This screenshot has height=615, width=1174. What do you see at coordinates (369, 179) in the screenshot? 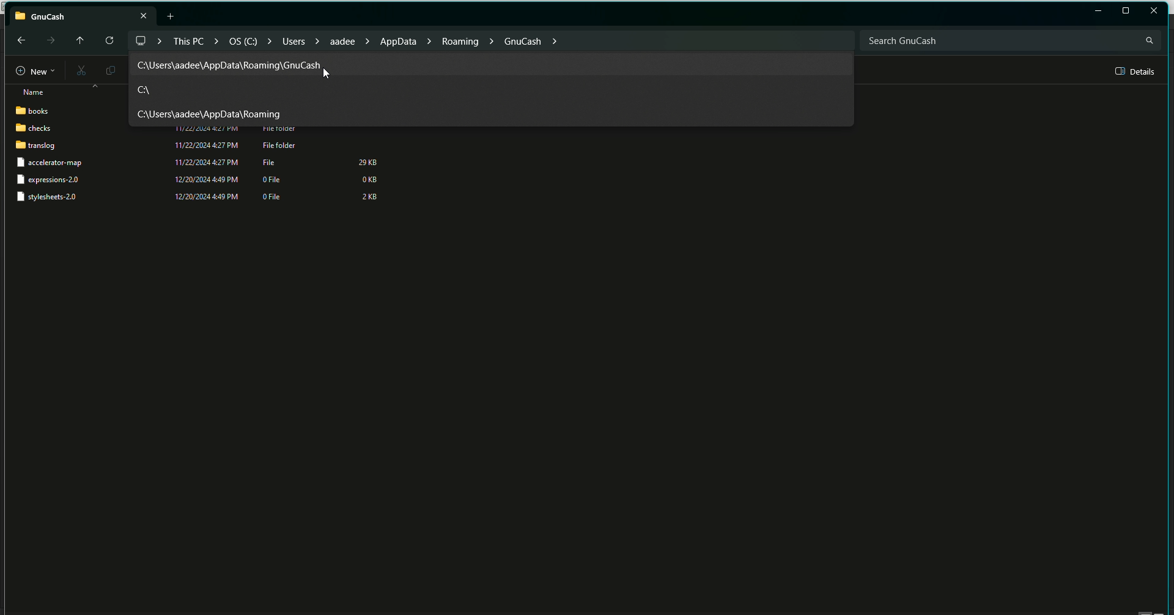
I see `File size` at bounding box center [369, 179].